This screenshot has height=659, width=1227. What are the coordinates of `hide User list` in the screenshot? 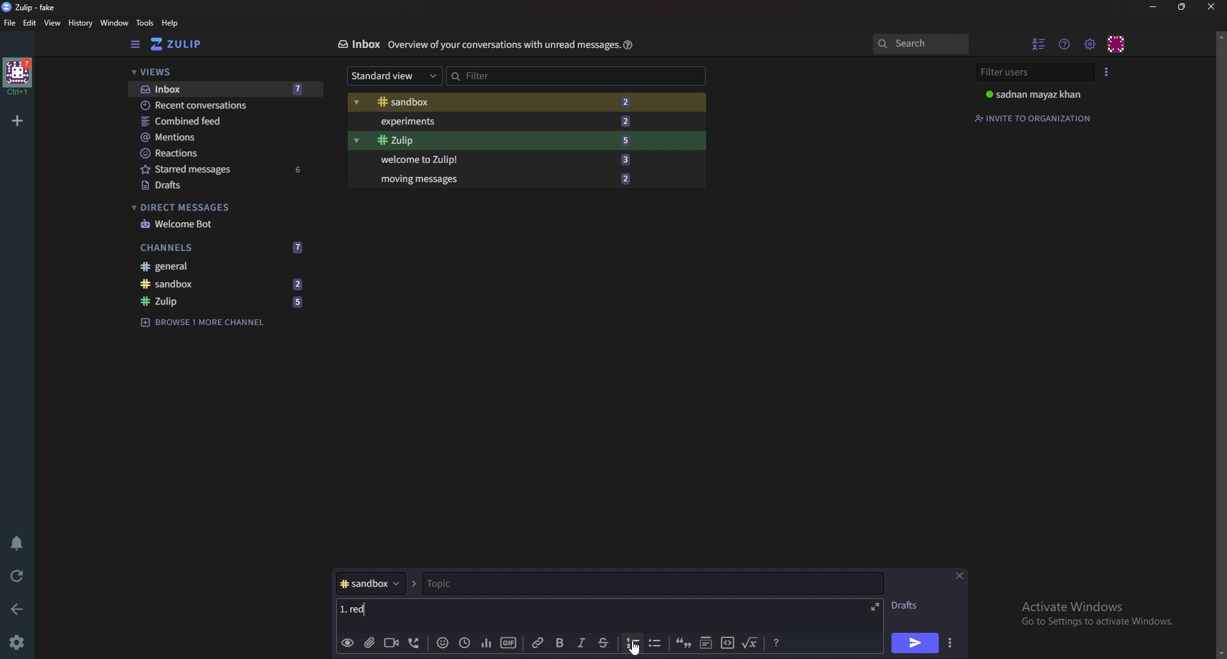 It's located at (1039, 43).